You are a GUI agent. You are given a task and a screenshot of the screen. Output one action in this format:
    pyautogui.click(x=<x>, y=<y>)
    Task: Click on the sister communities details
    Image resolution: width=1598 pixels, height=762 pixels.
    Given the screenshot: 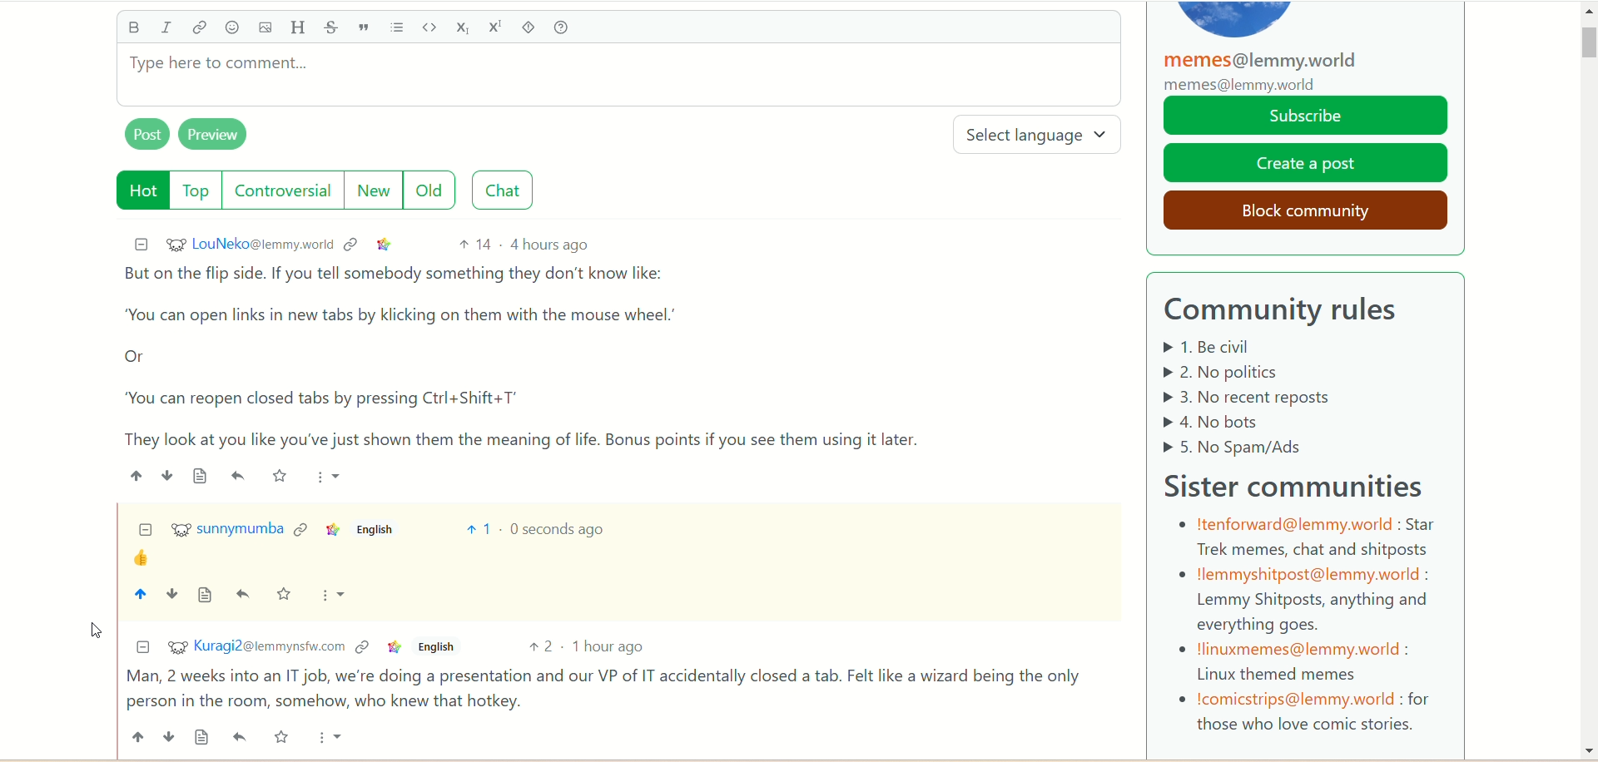 What is the action you would take?
    pyautogui.click(x=1305, y=624)
    